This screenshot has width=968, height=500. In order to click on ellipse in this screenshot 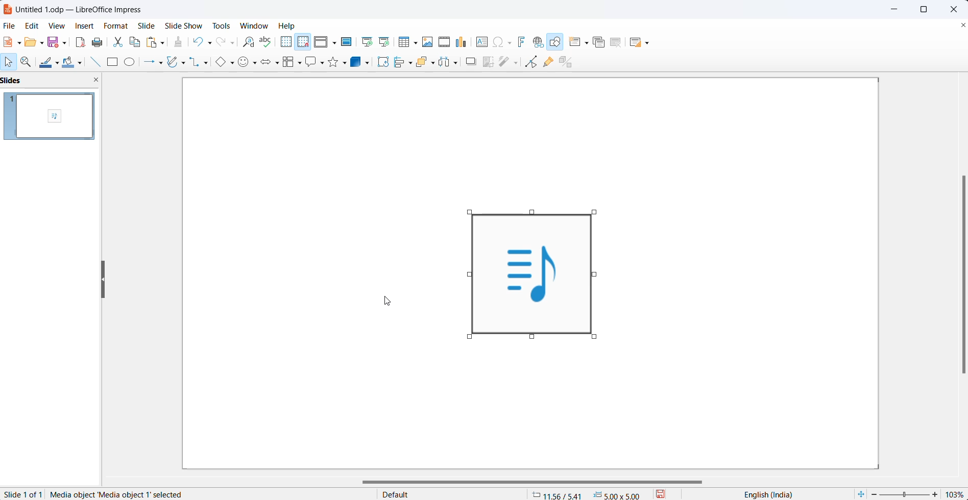, I will do `click(132, 62)`.